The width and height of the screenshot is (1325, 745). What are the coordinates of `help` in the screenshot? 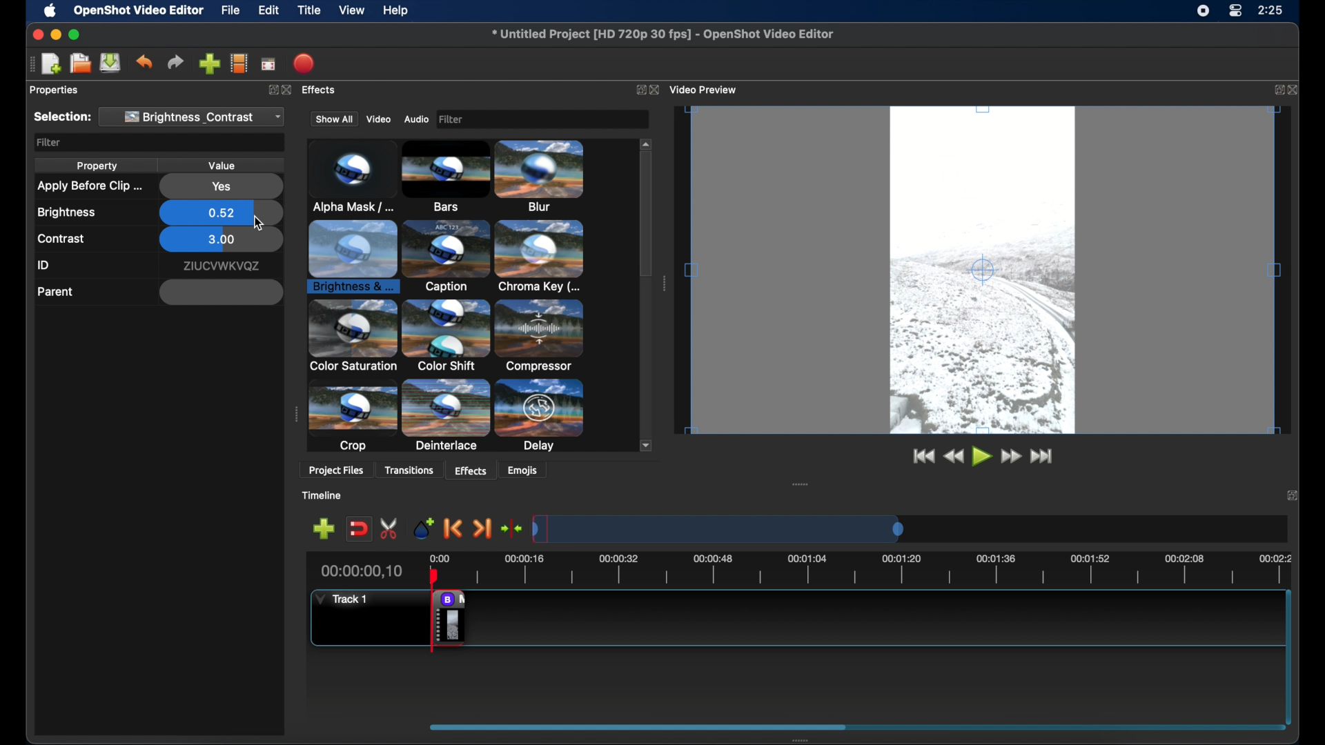 It's located at (397, 10).